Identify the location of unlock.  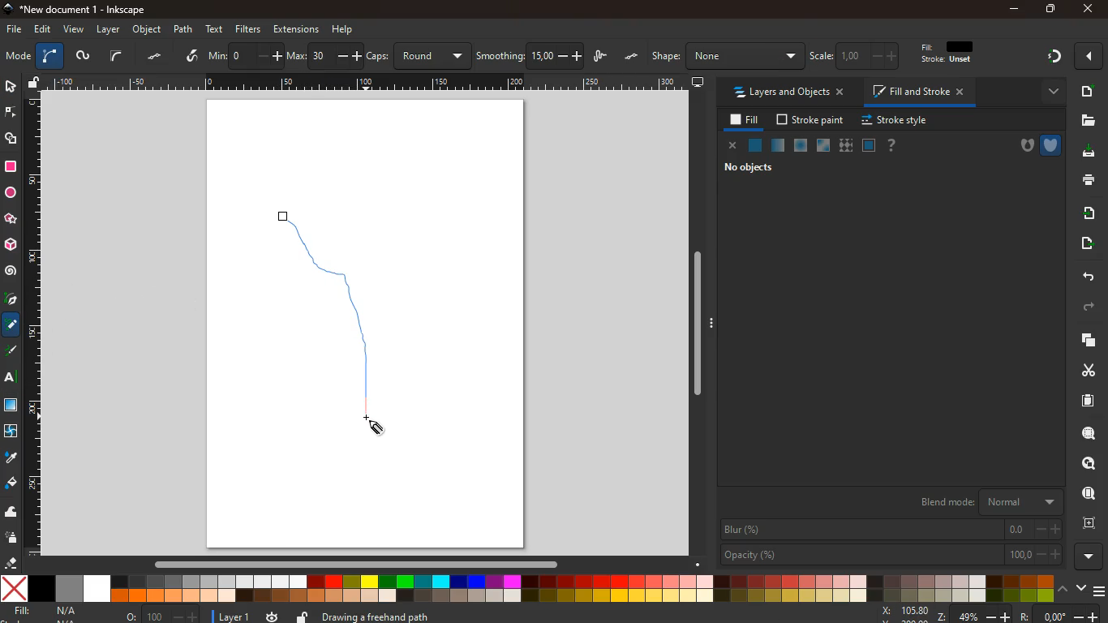
(636, 54).